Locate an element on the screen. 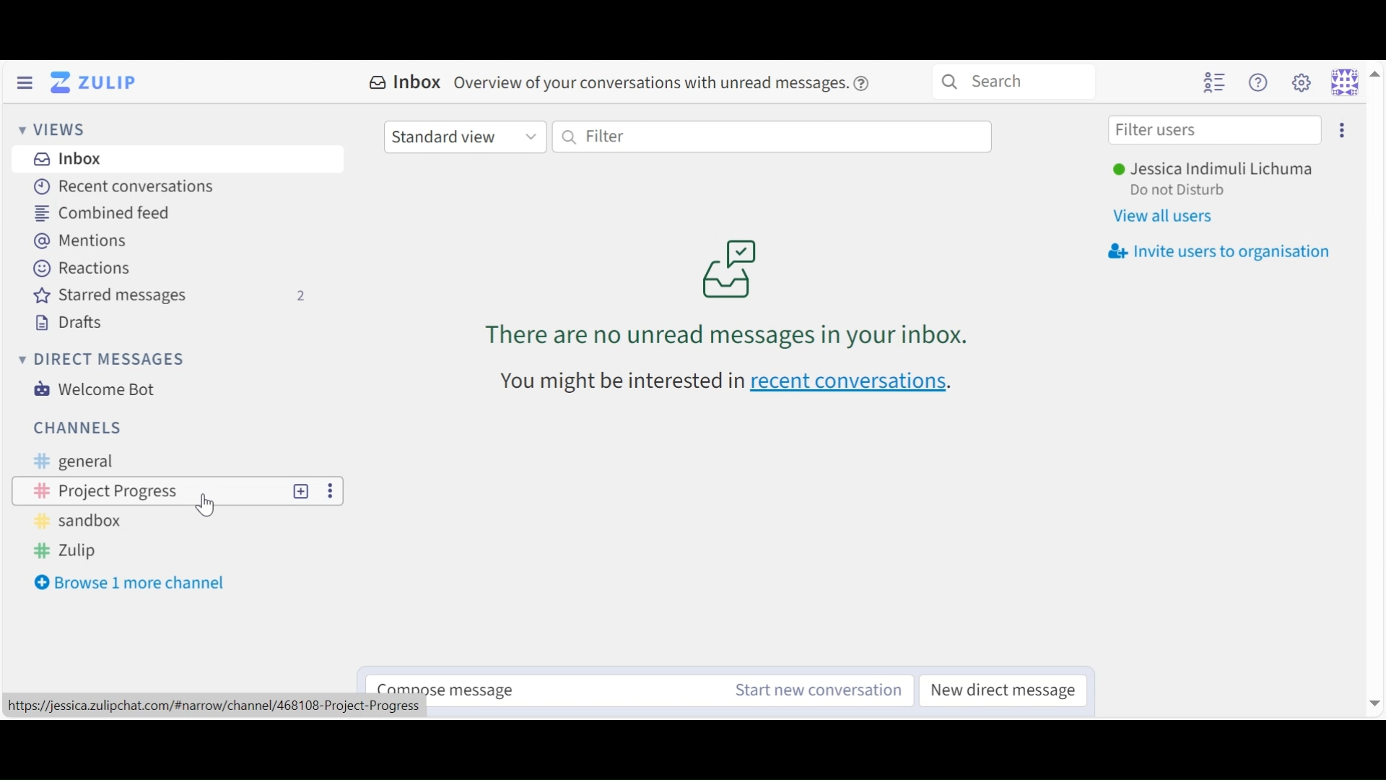  Main menu is located at coordinates (1302, 82).